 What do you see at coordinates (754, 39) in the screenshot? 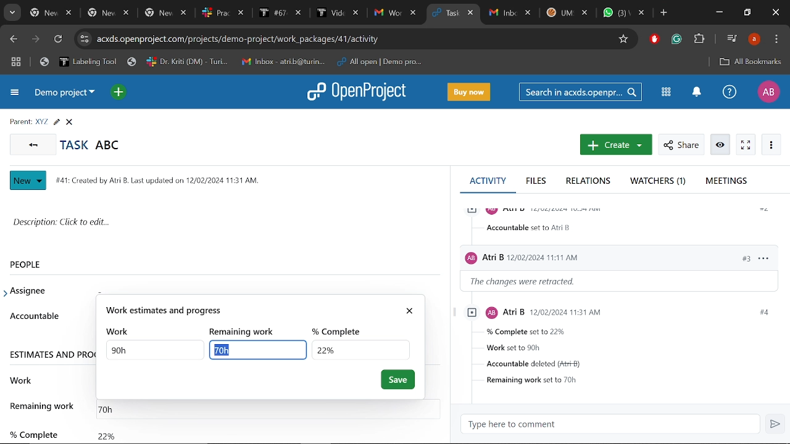
I see `Profile` at bounding box center [754, 39].